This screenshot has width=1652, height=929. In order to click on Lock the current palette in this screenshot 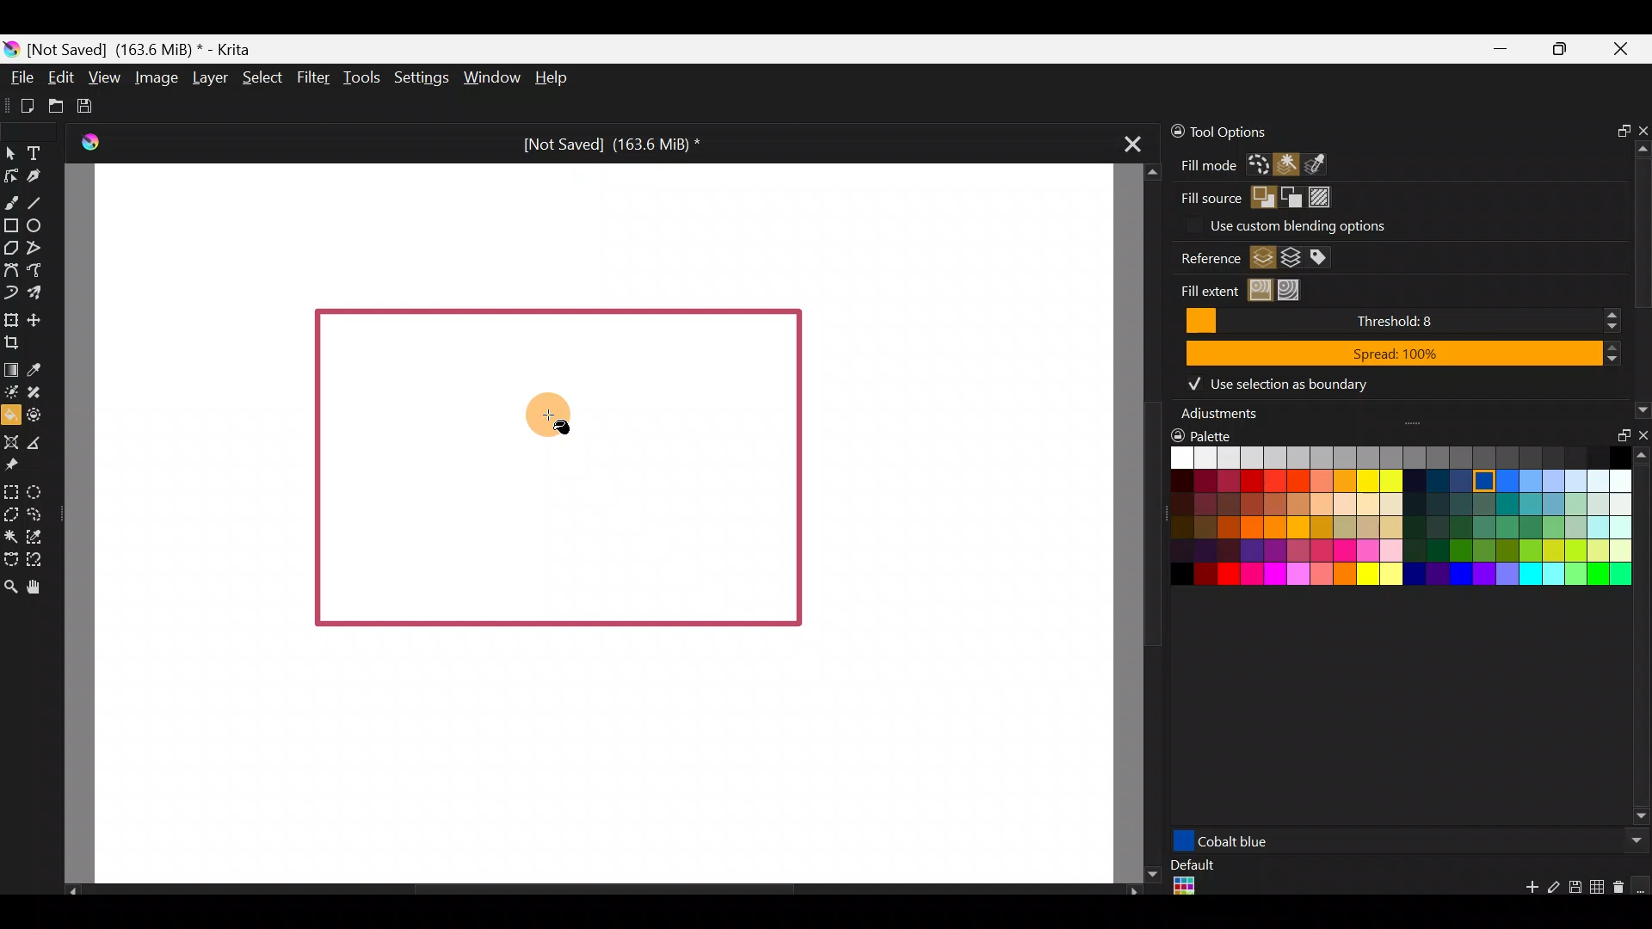, I will do `click(1642, 886)`.